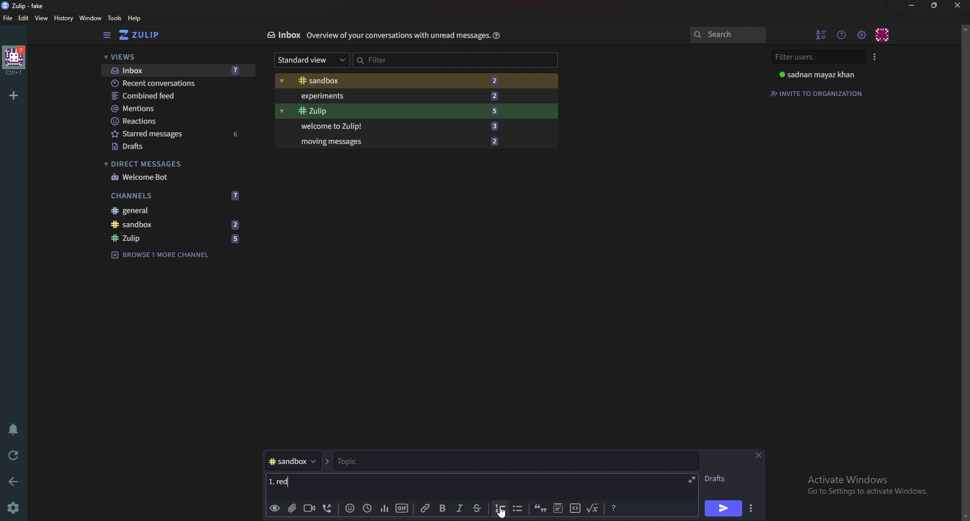  What do you see at coordinates (426, 508) in the screenshot?
I see `link` at bounding box center [426, 508].